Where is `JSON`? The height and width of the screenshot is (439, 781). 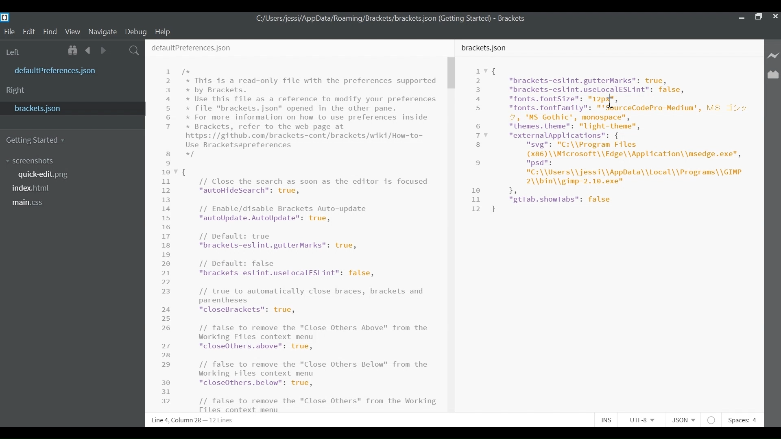 JSON is located at coordinates (686, 420).